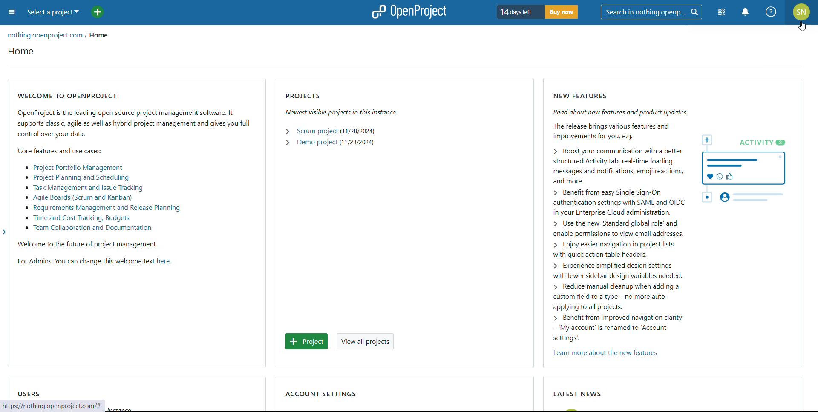 The height and width of the screenshot is (412, 818). I want to click on cursor, so click(802, 26).